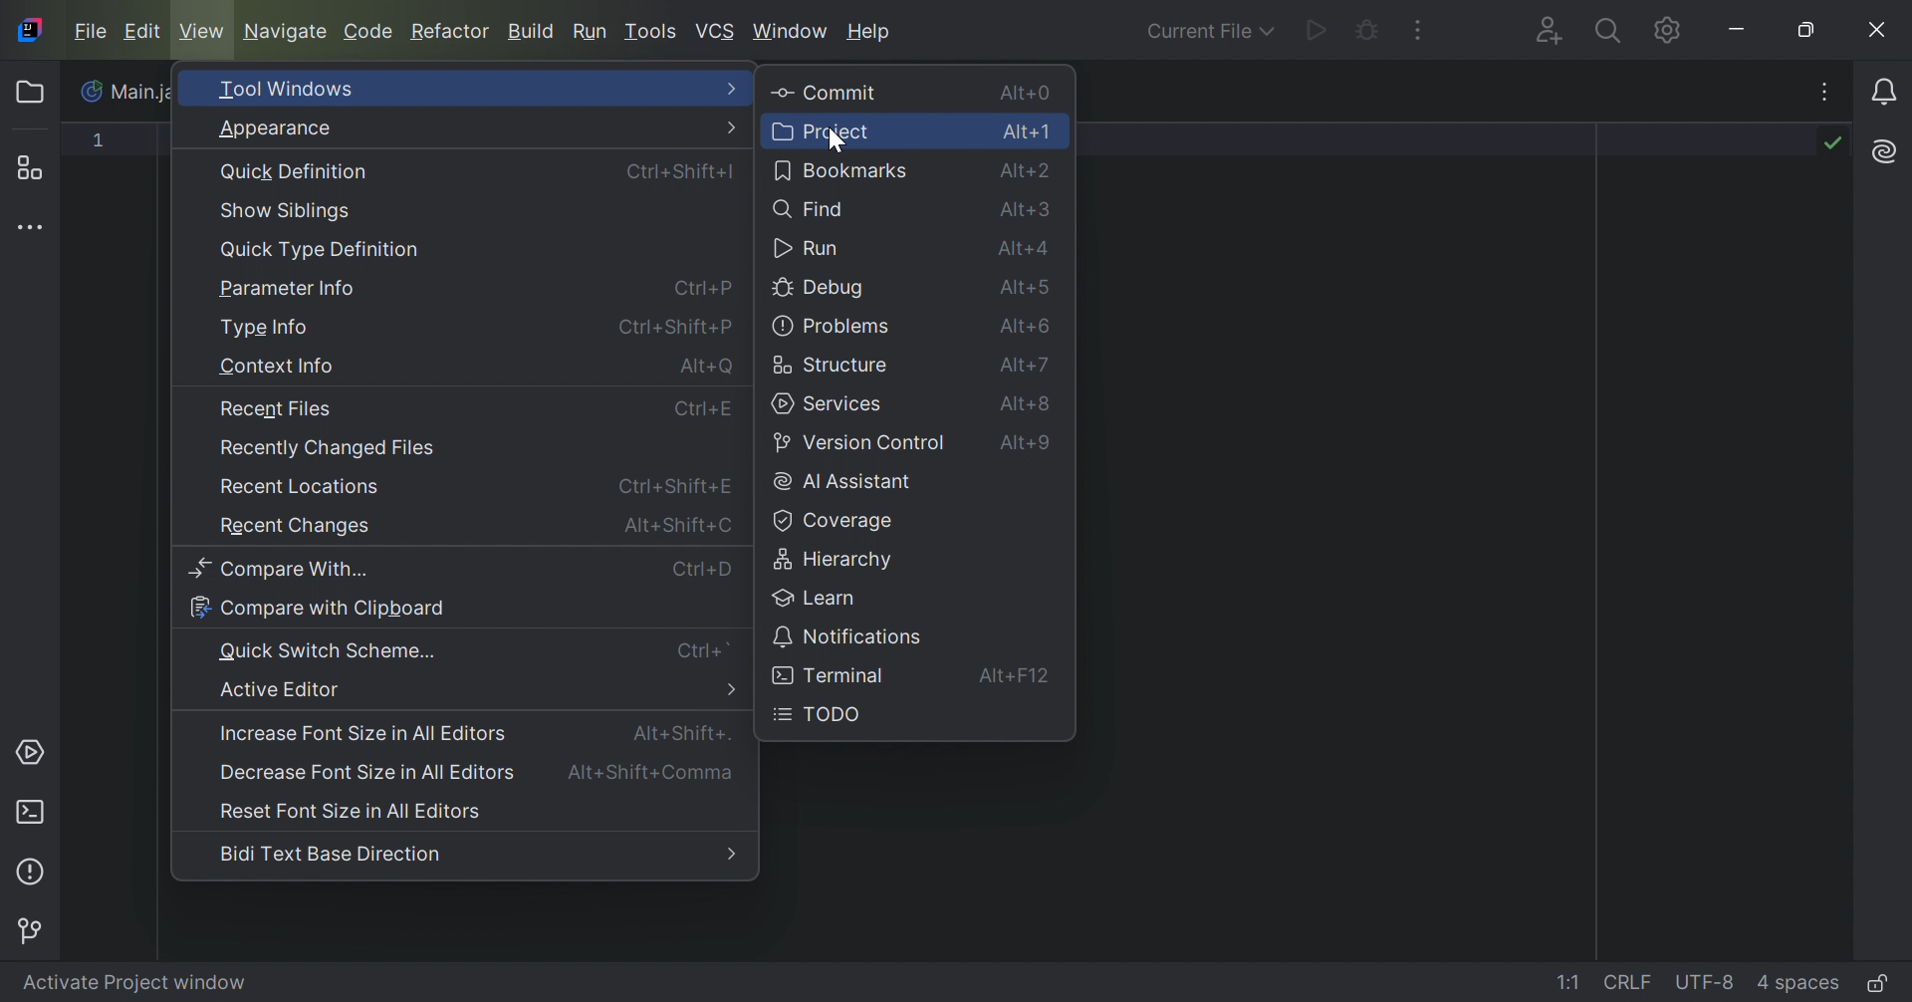 The width and height of the screenshot is (1912, 1002). Describe the element at coordinates (831, 521) in the screenshot. I see `Coverage` at that location.